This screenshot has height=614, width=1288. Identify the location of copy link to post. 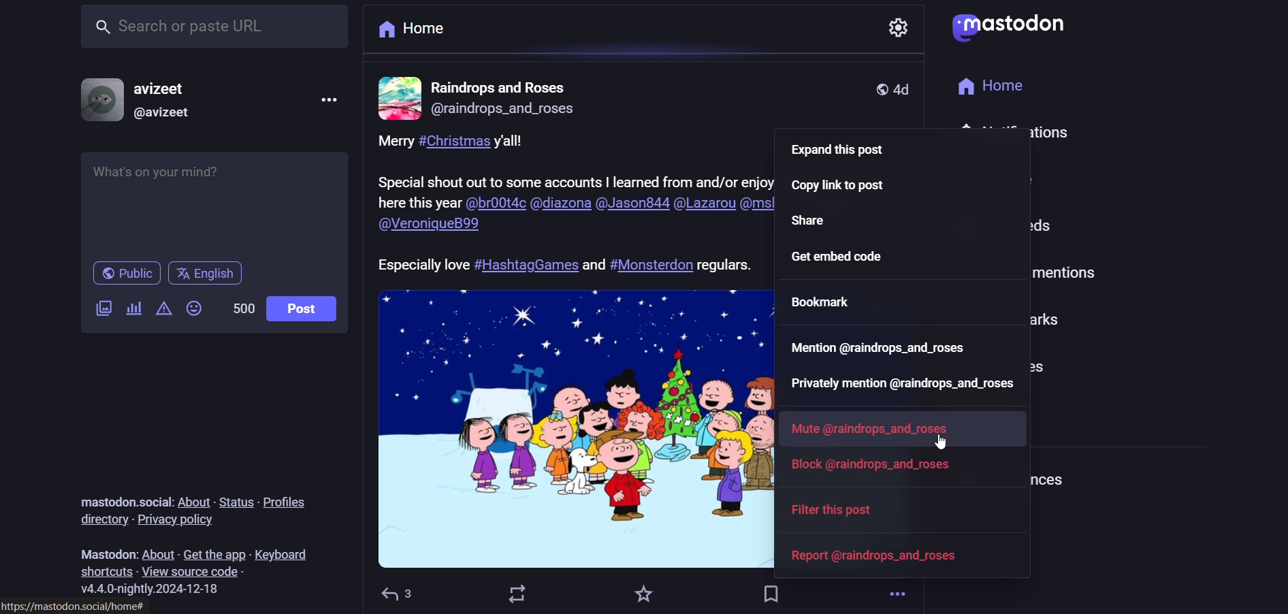
(839, 188).